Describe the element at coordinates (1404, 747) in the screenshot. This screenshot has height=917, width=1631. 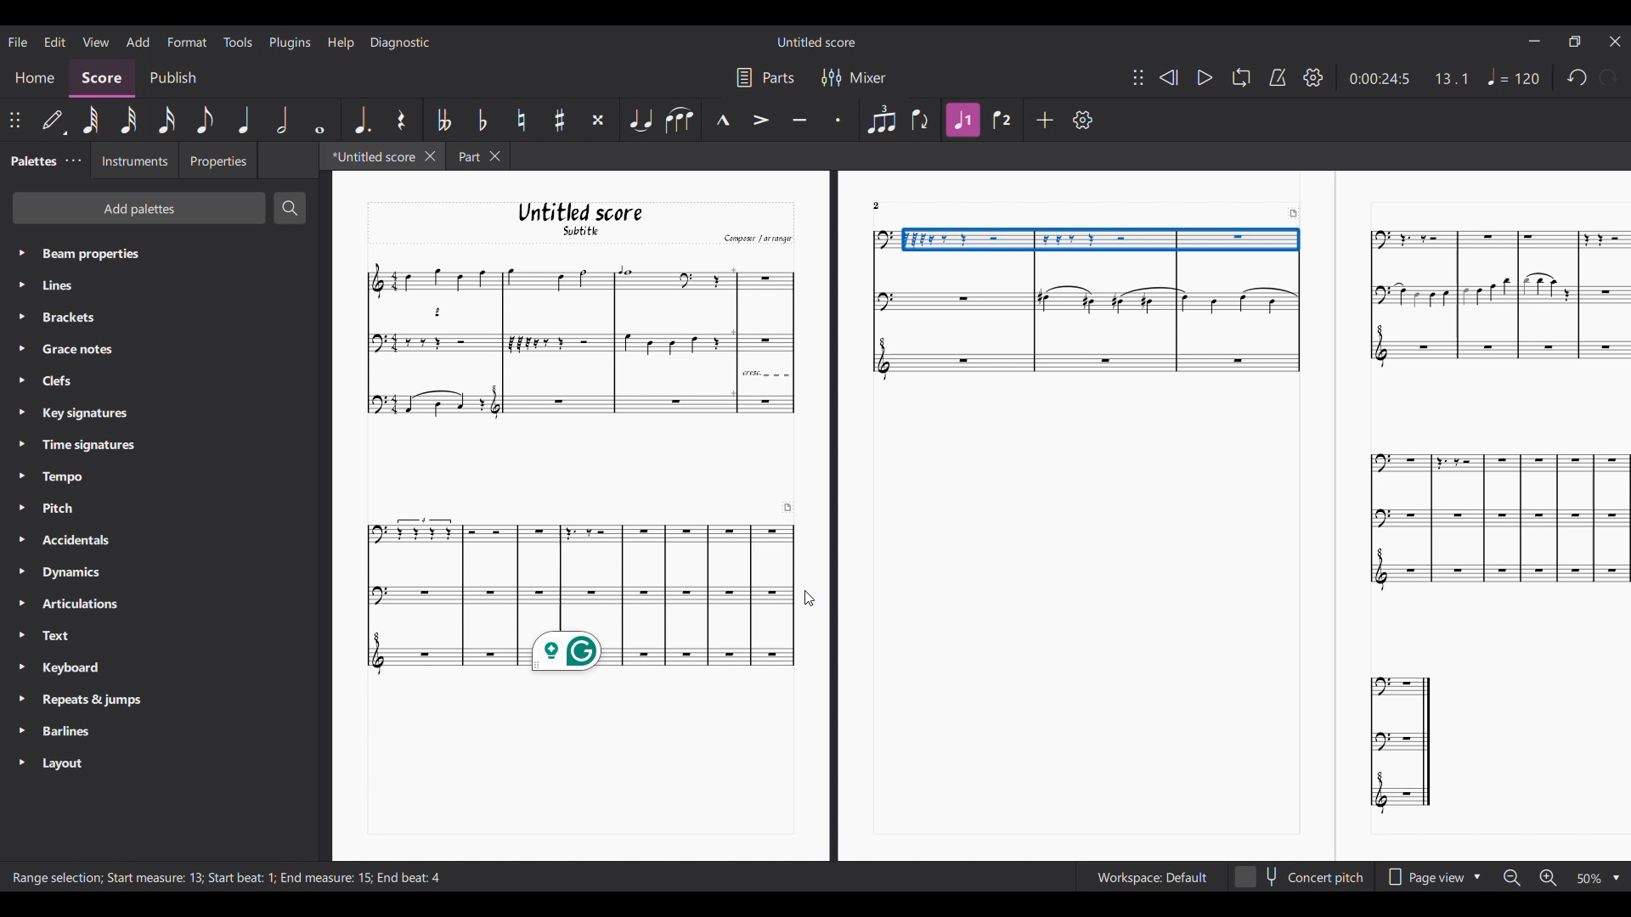
I see `Graph` at that location.